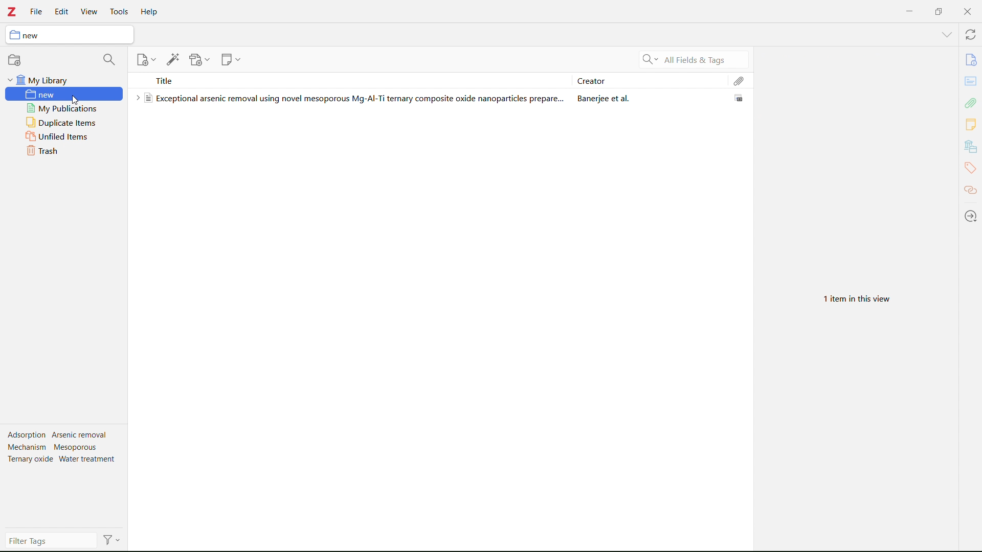 The image size is (982, 552). Describe the element at coordinates (61, 460) in the screenshot. I see `Ternary oxide Water treatment` at that location.